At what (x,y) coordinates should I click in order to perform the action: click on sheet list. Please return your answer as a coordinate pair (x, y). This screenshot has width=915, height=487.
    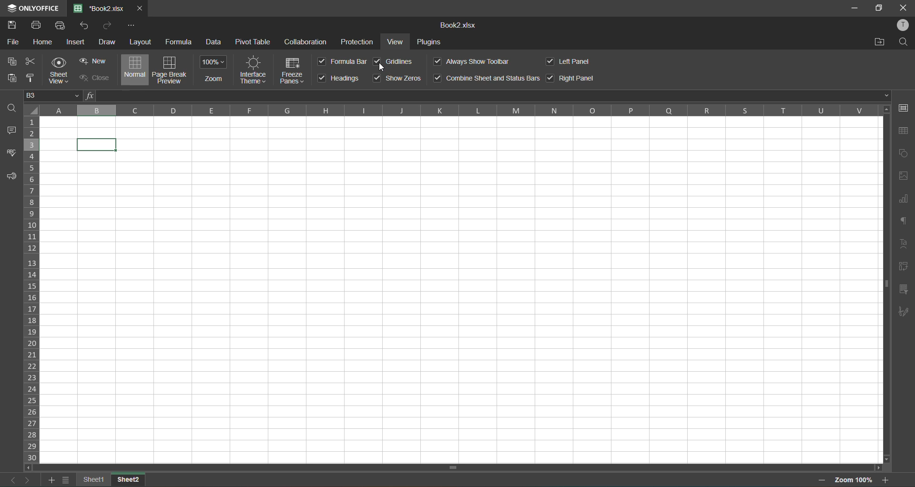
    Looking at the image, I should click on (66, 480).